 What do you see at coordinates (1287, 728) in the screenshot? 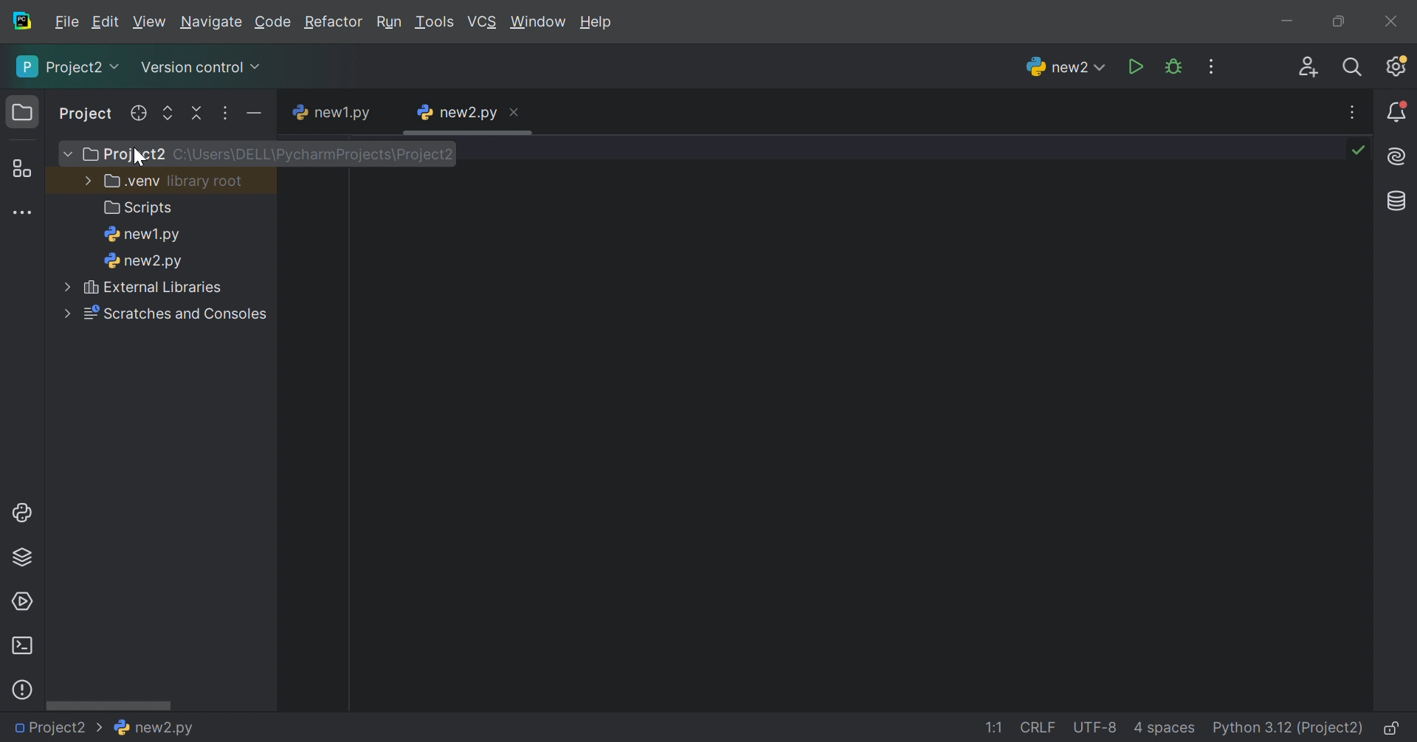
I see `Python 3.12 (Project2)` at bounding box center [1287, 728].